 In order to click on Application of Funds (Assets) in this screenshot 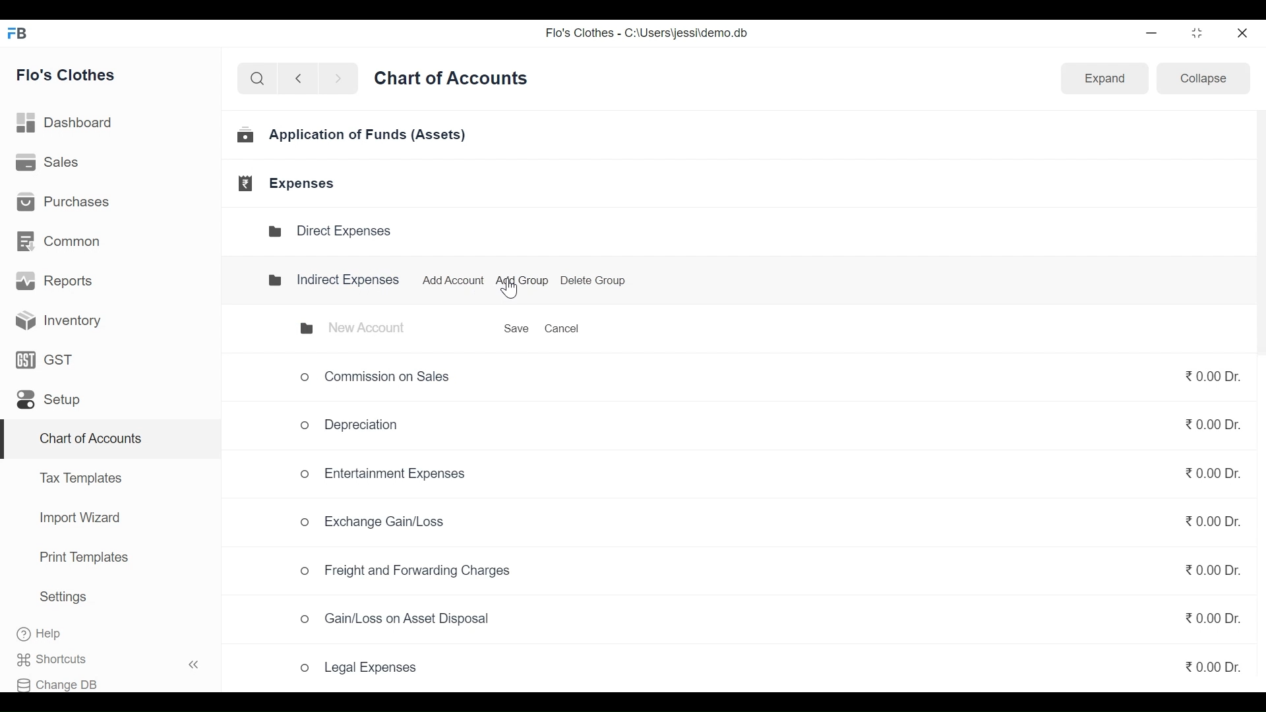, I will do `click(353, 137)`.